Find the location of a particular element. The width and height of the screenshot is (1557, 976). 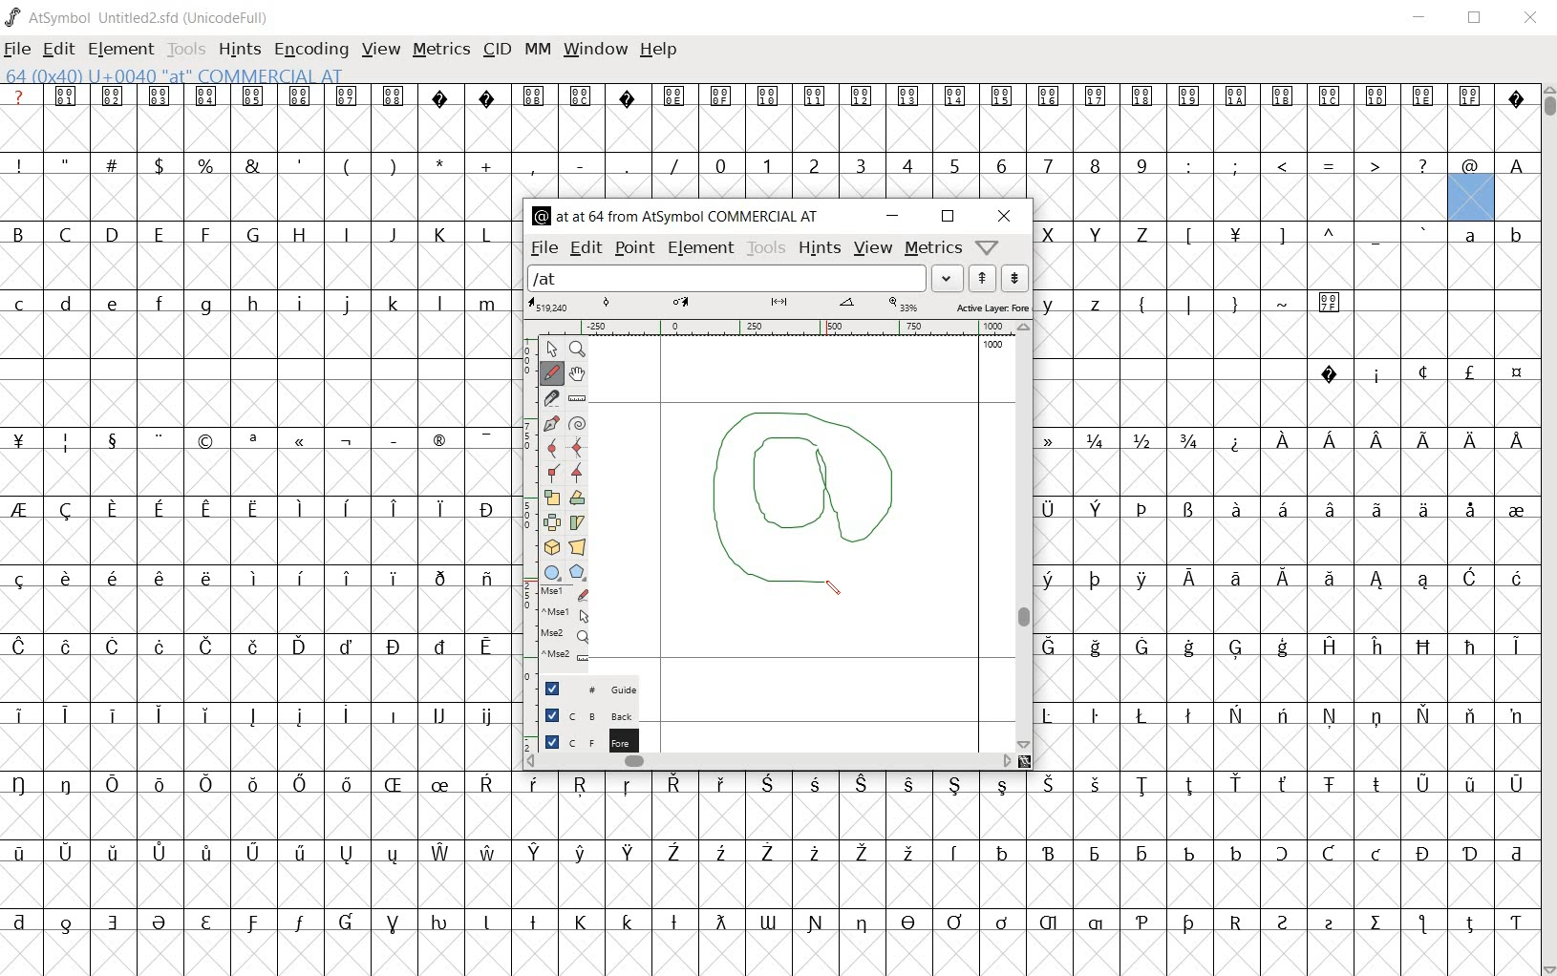

file is located at coordinates (544, 249).